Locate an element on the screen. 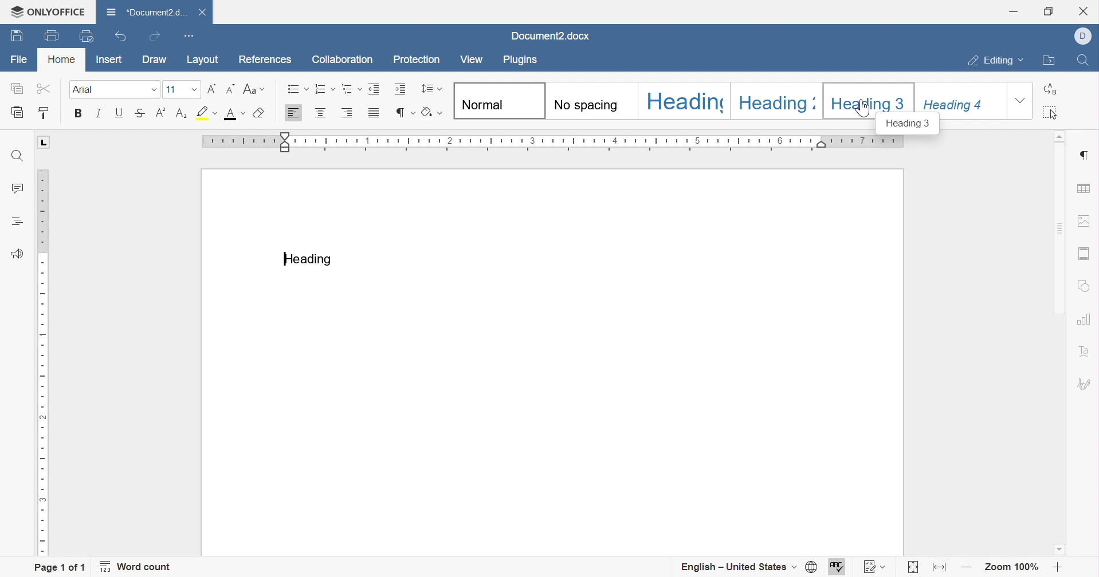 Image resolution: width=1099 pixels, height=577 pixels. Non printing characters is located at coordinates (406, 113).